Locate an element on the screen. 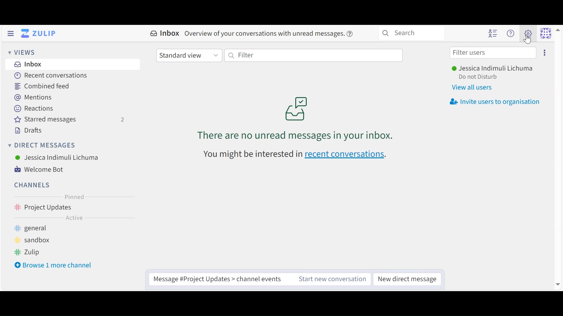 Image resolution: width=563 pixels, height=316 pixels. Personal menu is located at coordinates (546, 34).